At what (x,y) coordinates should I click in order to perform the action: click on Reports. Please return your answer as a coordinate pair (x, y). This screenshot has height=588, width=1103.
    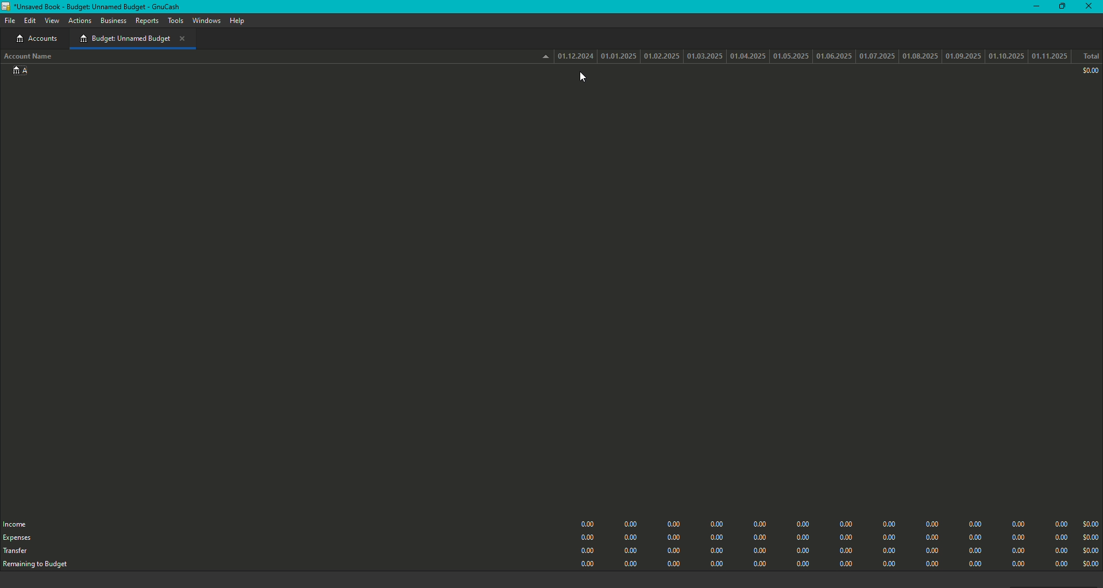
    Looking at the image, I should click on (146, 22).